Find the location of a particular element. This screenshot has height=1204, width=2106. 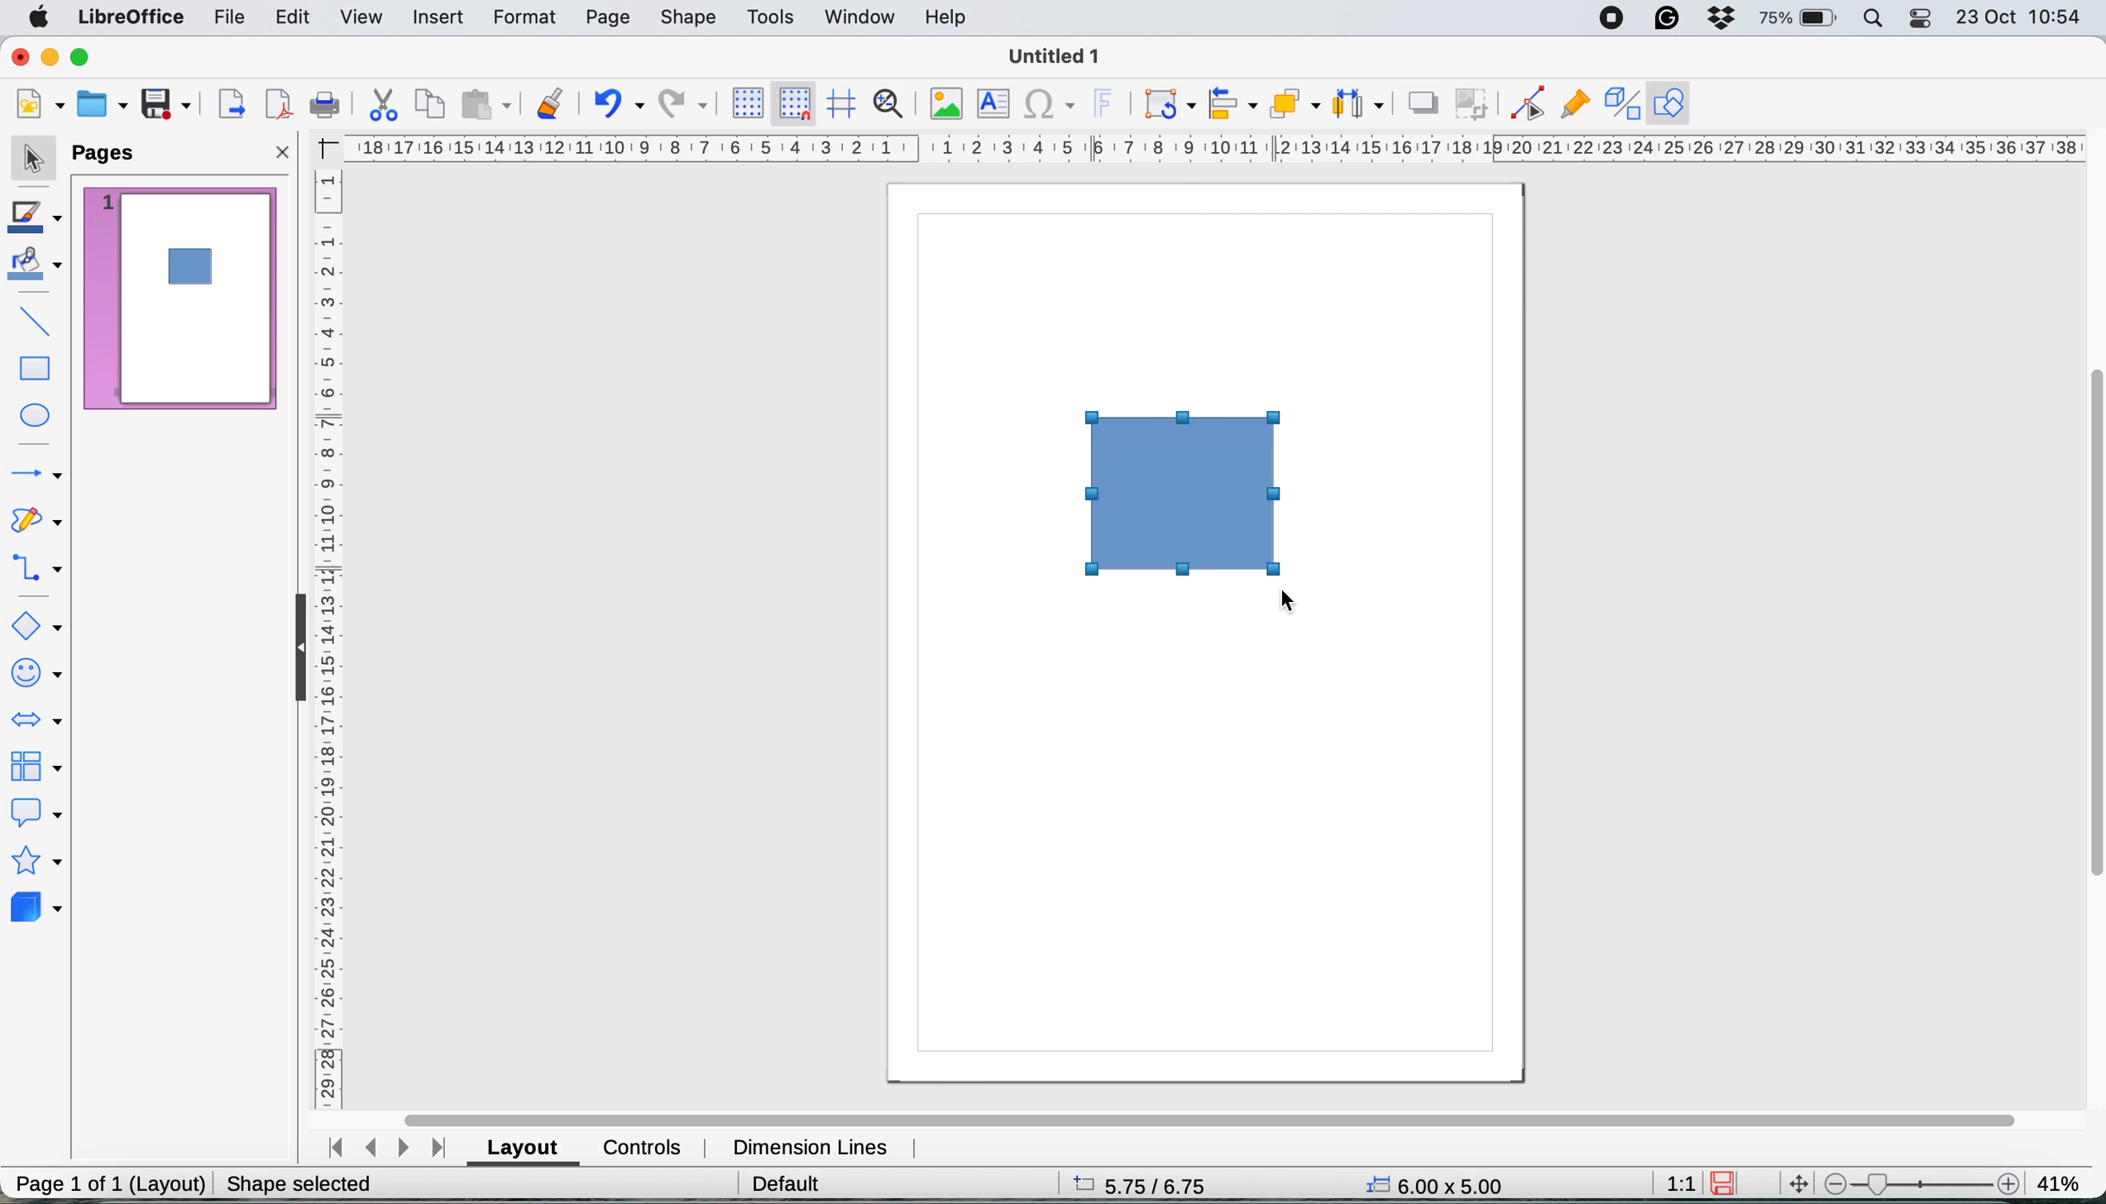

rectangle is located at coordinates (36, 365).